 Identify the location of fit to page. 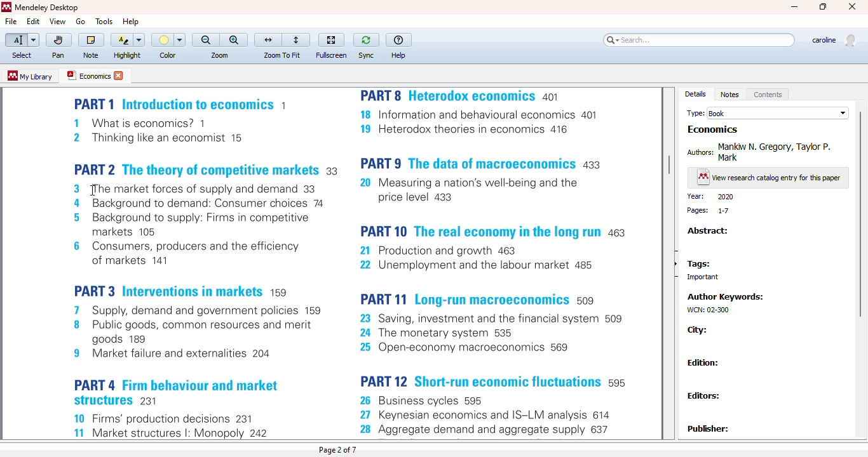
(297, 40).